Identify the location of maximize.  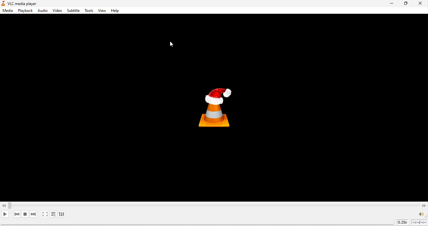
(406, 4).